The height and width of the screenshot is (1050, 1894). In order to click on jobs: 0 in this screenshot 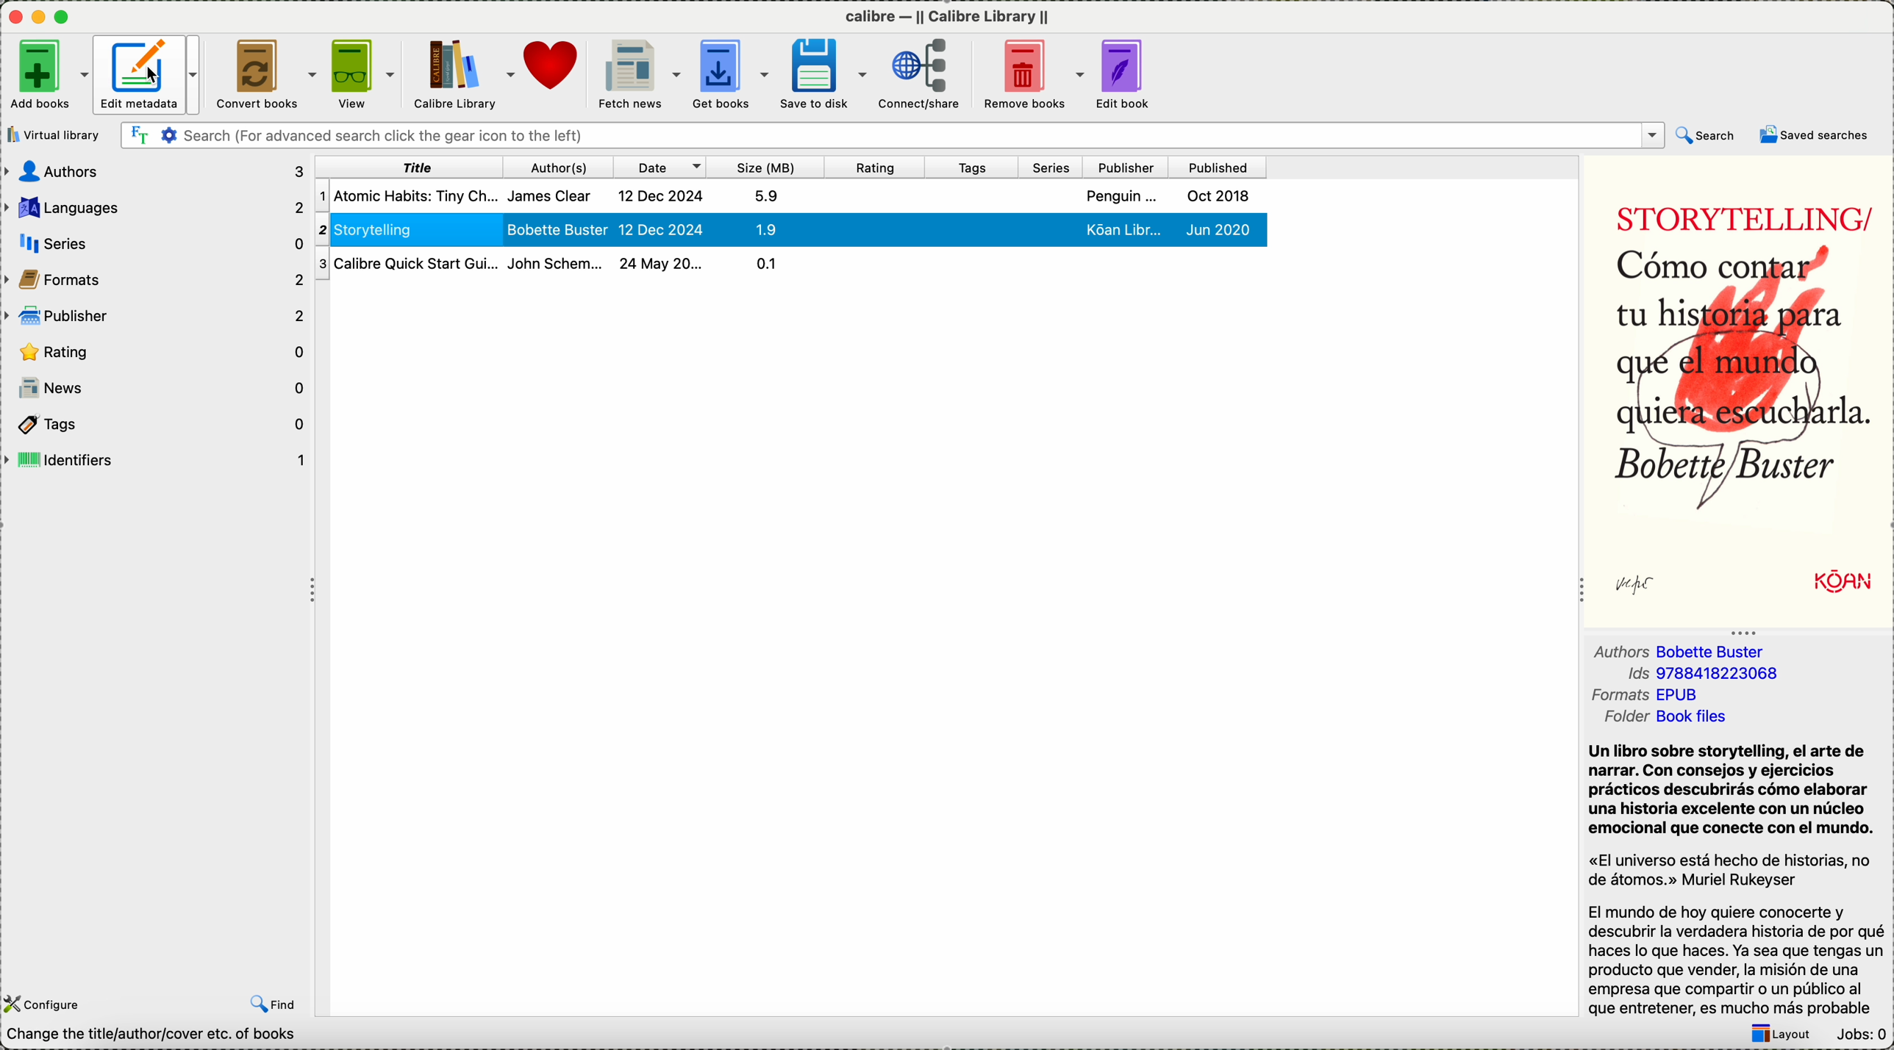, I will do `click(1859, 1034)`.